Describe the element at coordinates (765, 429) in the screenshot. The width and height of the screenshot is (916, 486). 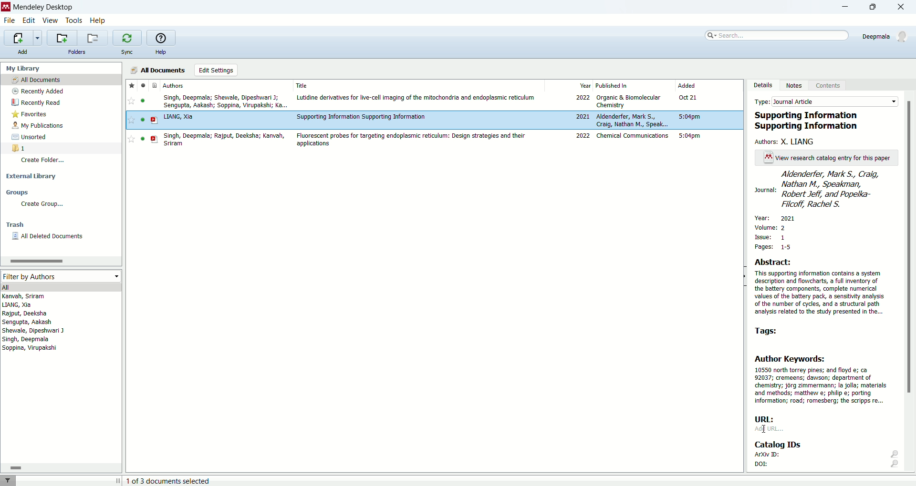
I see `cursor` at that location.